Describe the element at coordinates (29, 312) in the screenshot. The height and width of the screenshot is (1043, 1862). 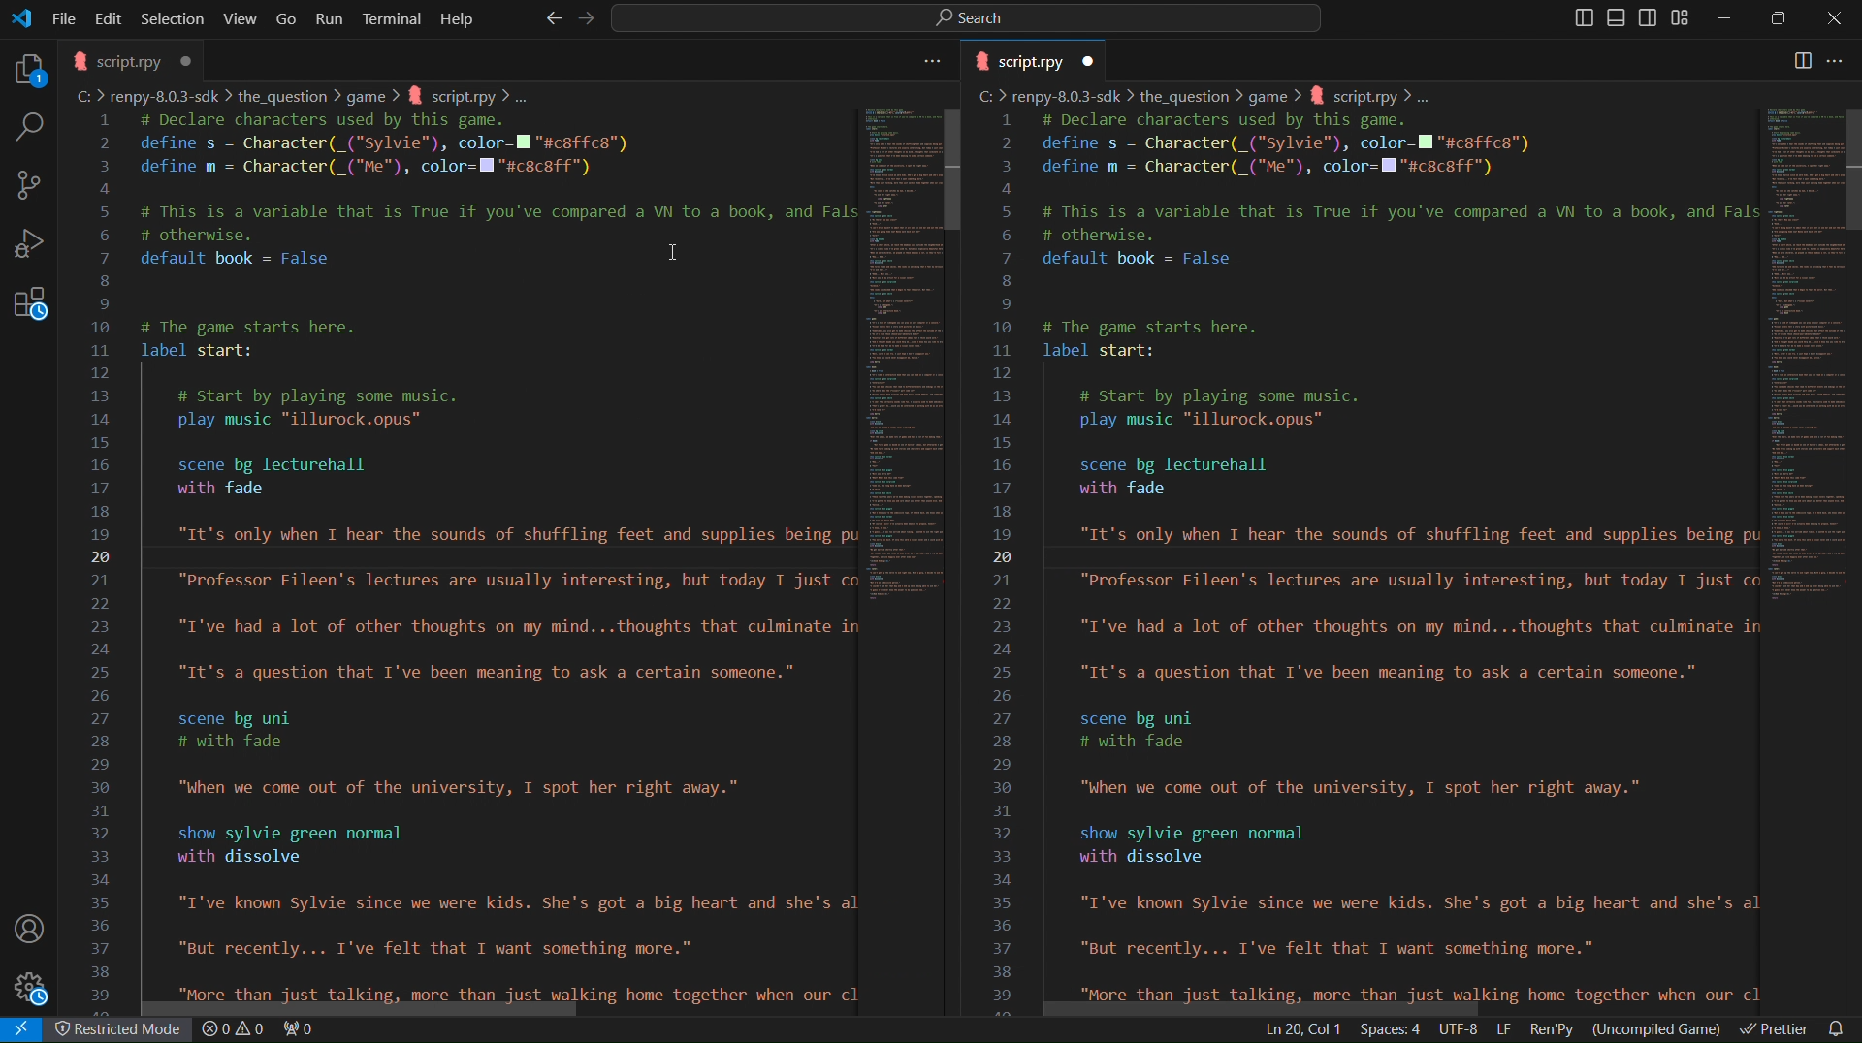
I see `Extensions` at that location.